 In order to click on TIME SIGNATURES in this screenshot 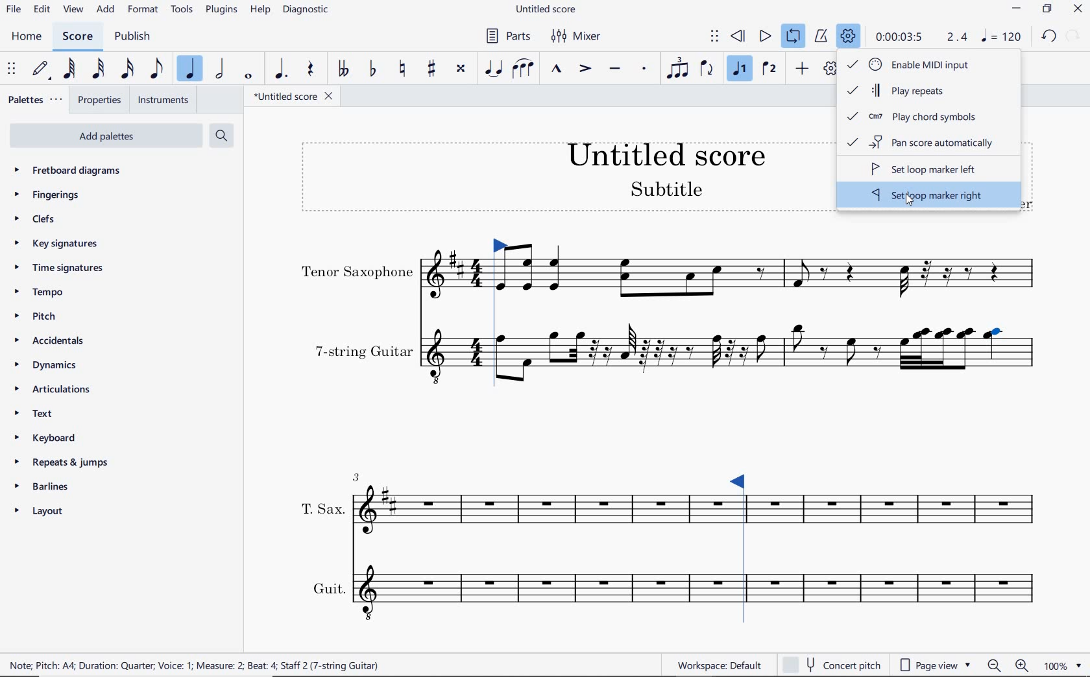, I will do `click(58, 267)`.